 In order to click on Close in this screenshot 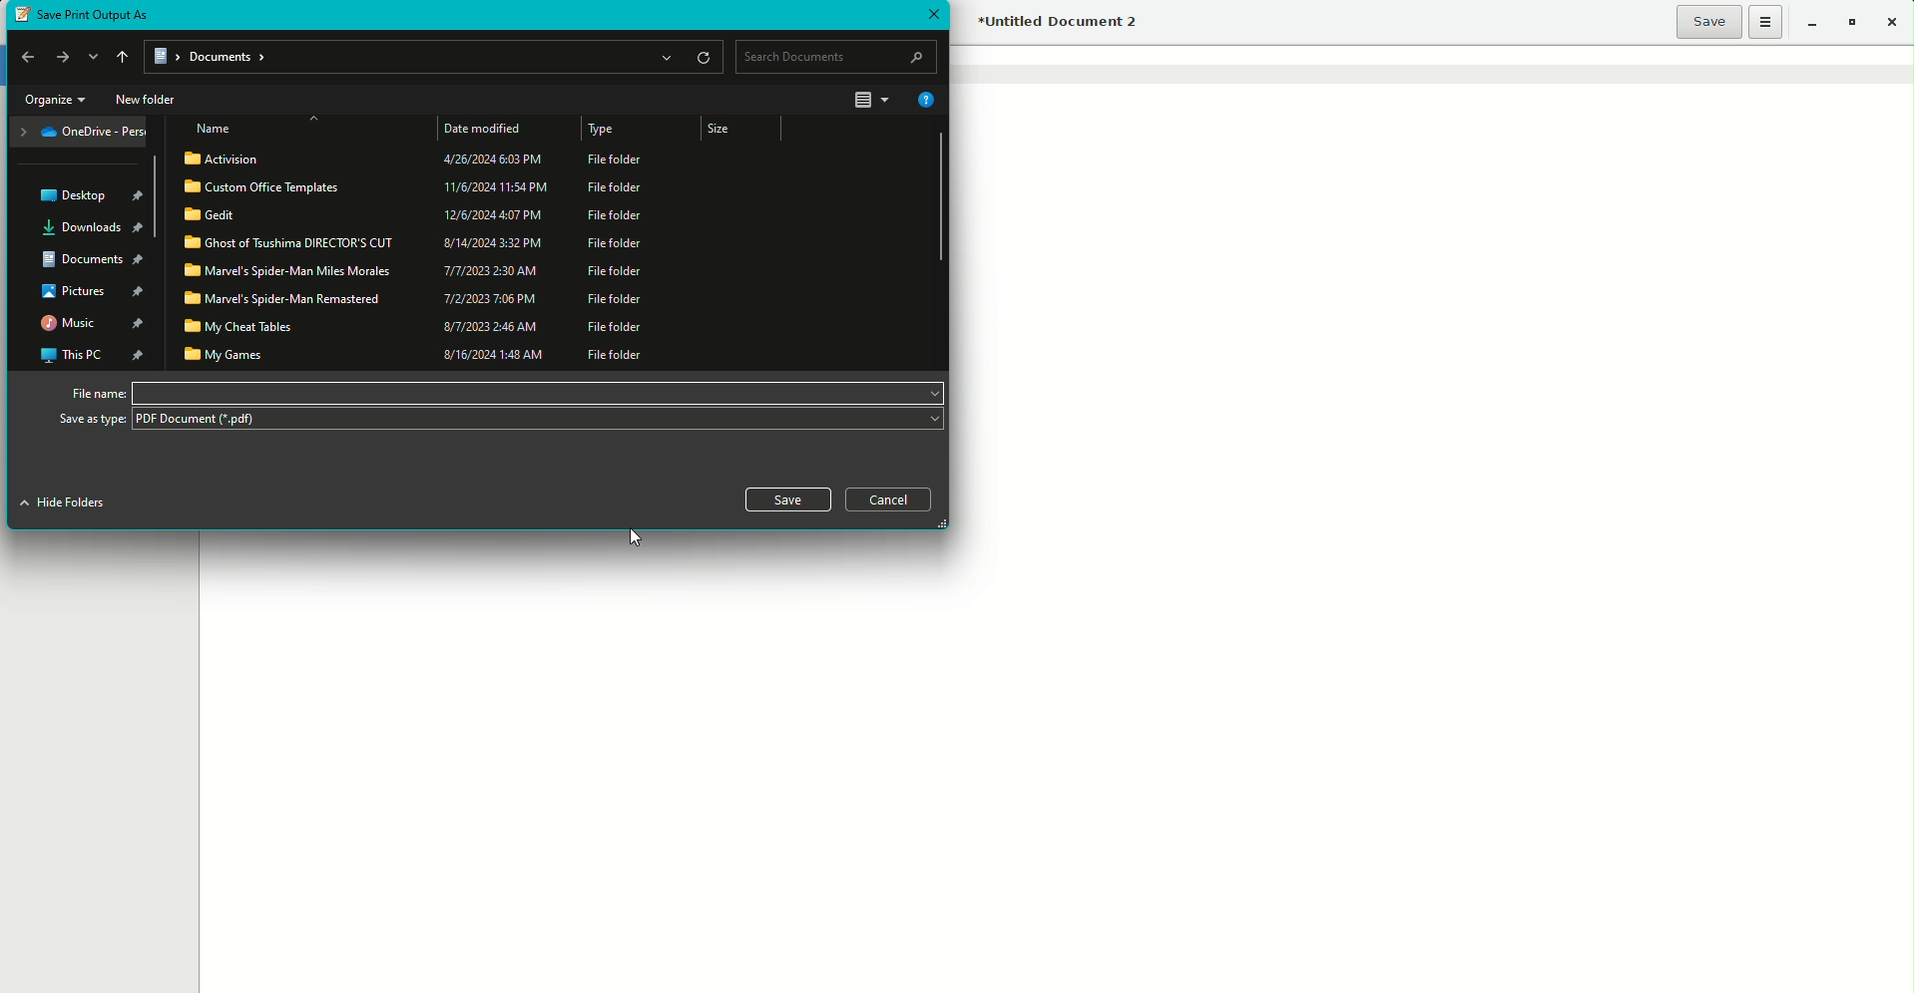, I will do `click(1897, 23)`.